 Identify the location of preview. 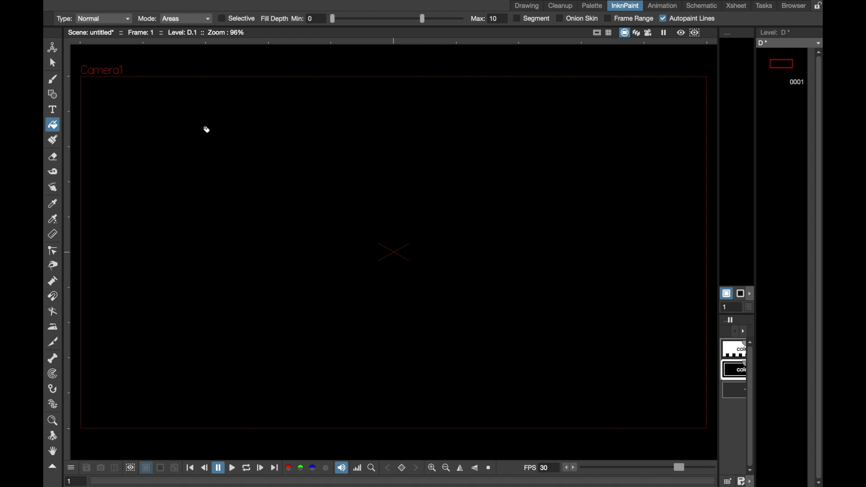
(130, 468).